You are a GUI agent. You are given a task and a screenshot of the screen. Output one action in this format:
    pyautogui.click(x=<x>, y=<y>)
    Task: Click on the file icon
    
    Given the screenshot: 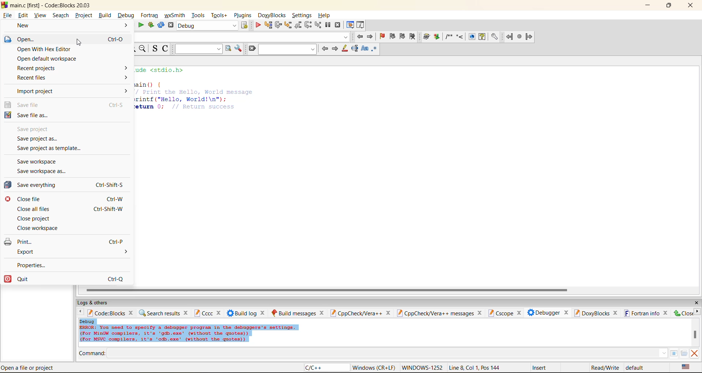 What is the action you would take?
    pyautogui.click(x=7, y=39)
    